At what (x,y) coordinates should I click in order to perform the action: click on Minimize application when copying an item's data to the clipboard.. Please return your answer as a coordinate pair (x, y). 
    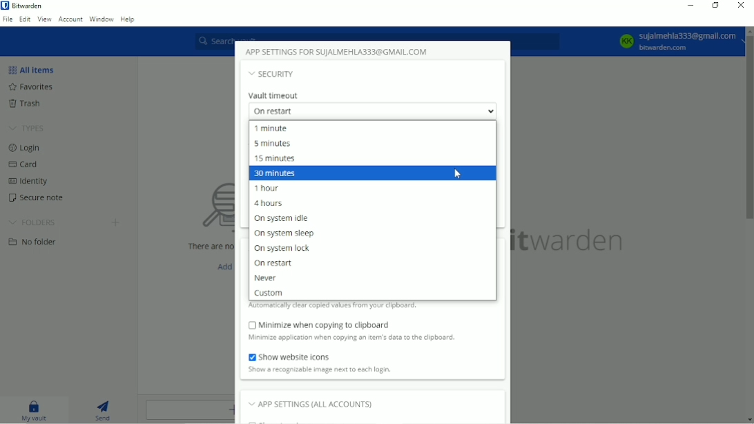
    Looking at the image, I should click on (351, 338).